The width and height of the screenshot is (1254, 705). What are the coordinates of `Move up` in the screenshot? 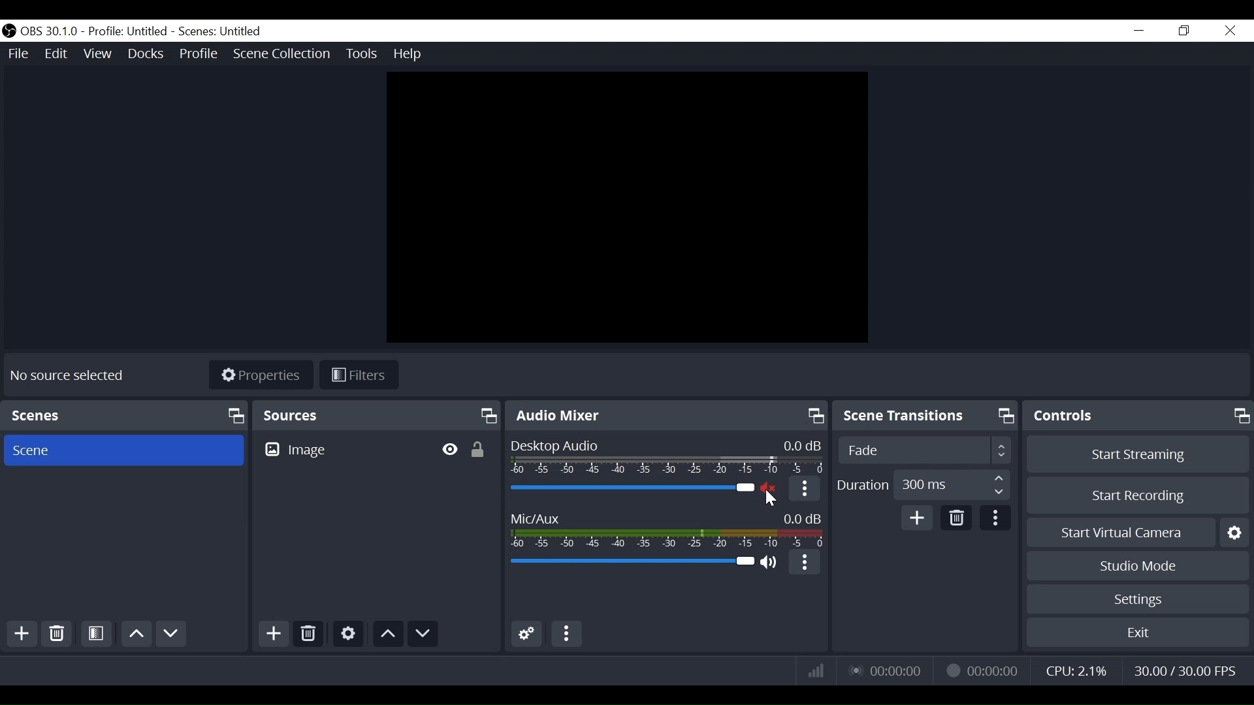 It's located at (135, 633).